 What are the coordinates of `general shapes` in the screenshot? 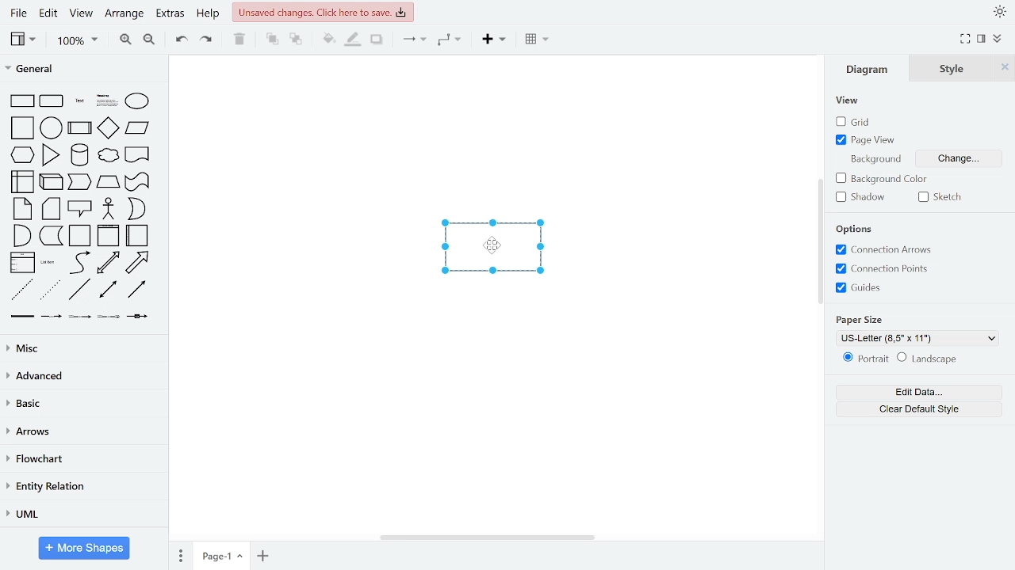 It's located at (21, 235).